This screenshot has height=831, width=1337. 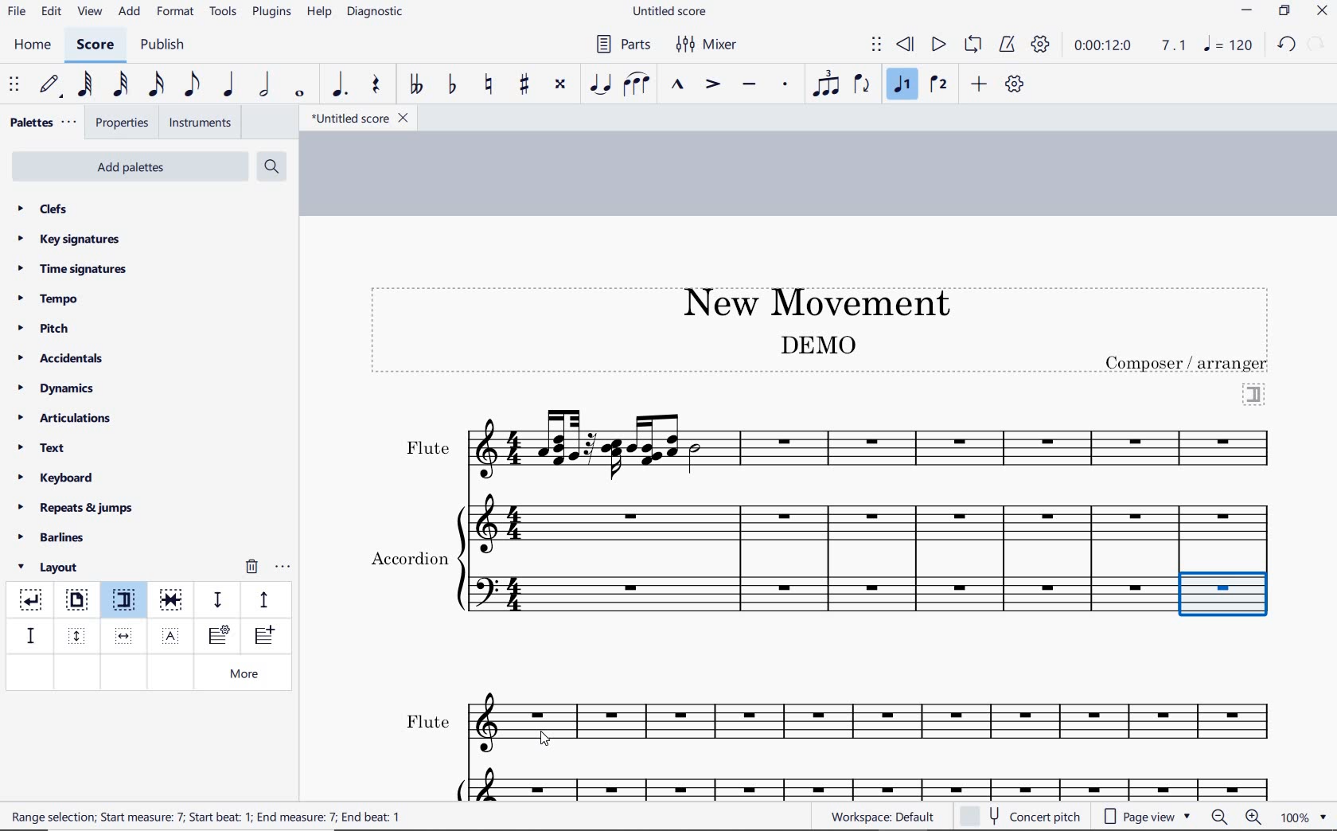 What do you see at coordinates (173, 600) in the screenshot?
I see `keep measure on the same system` at bounding box center [173, 600].